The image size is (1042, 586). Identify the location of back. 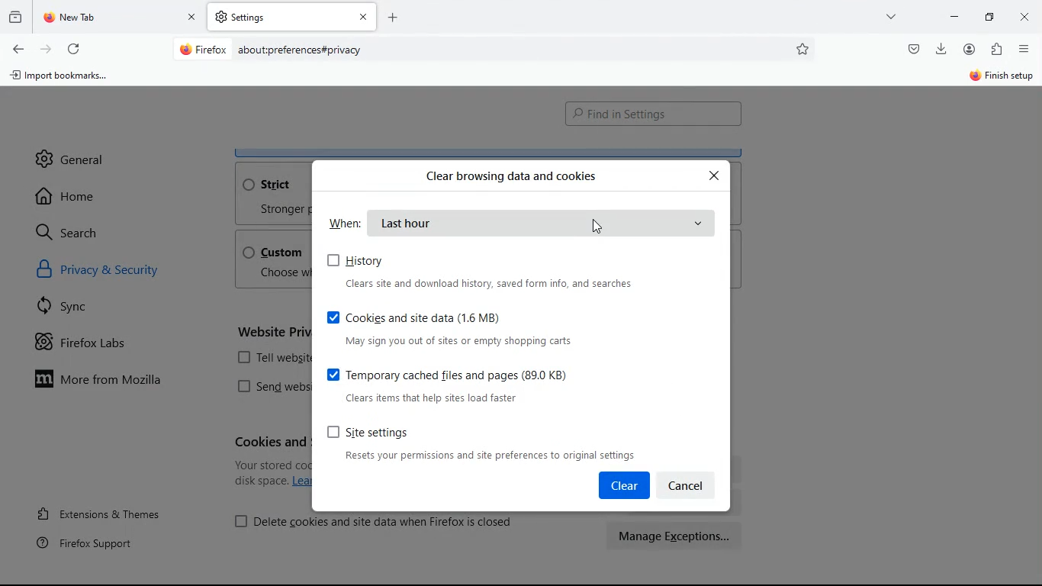
(17, 50).